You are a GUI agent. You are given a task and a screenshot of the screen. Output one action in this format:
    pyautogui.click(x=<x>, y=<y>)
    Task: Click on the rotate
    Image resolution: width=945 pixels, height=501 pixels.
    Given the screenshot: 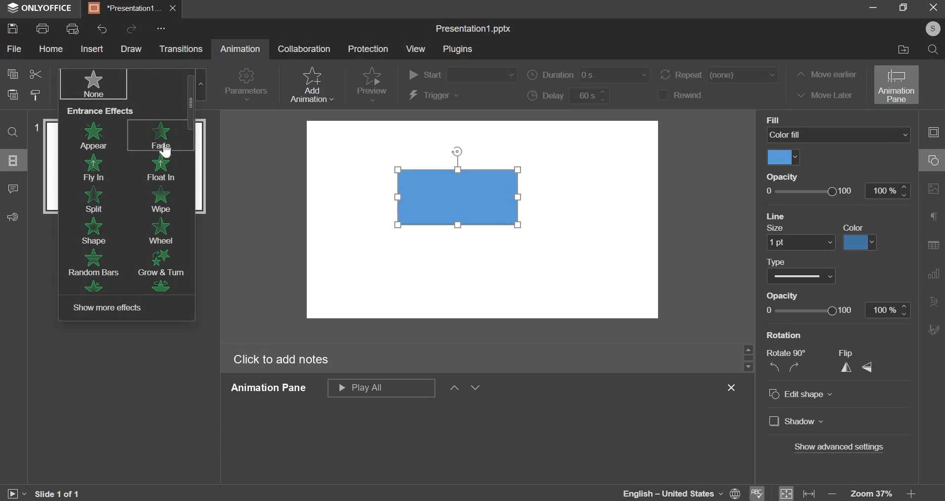 What is the action you would take?
    pyautogui.click(x=785, y=359)
    